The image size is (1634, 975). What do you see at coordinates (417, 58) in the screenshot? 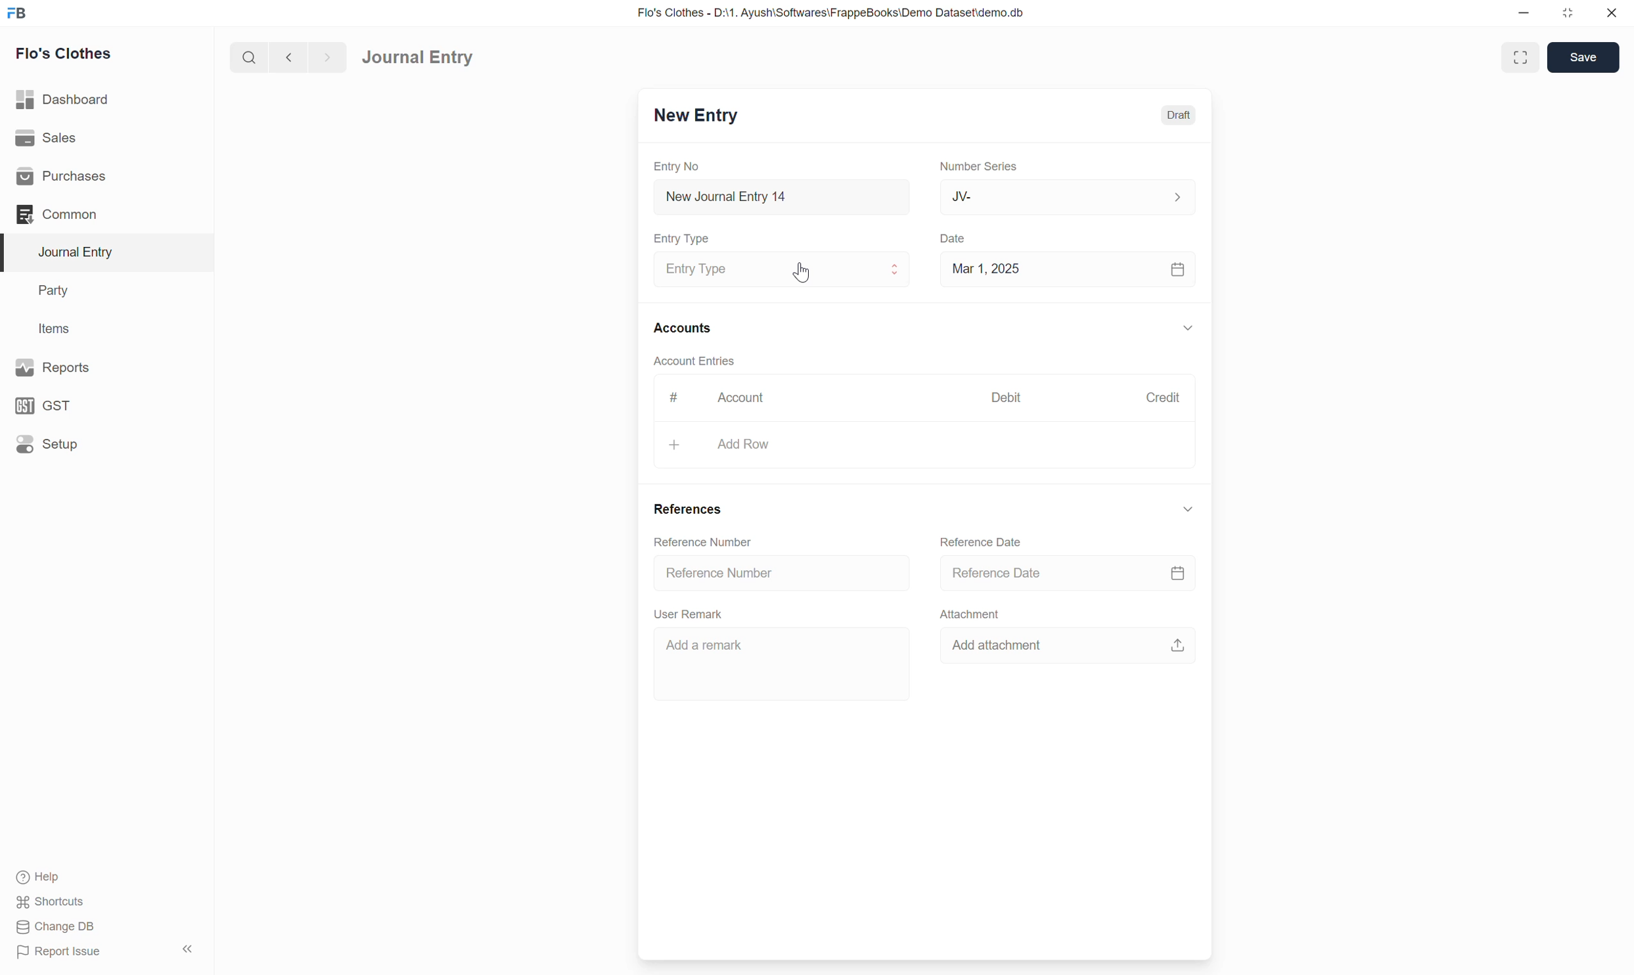
I see `Journal Entry` at bounding box center [417, 58].